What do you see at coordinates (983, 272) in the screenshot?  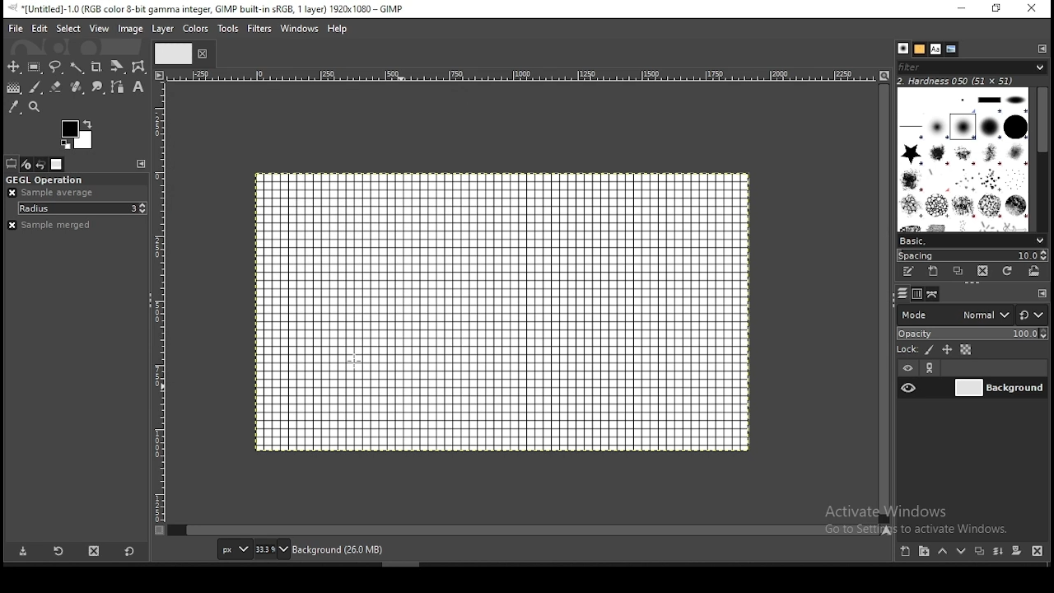 I see `delete brush` at bounding box center [983, 272].